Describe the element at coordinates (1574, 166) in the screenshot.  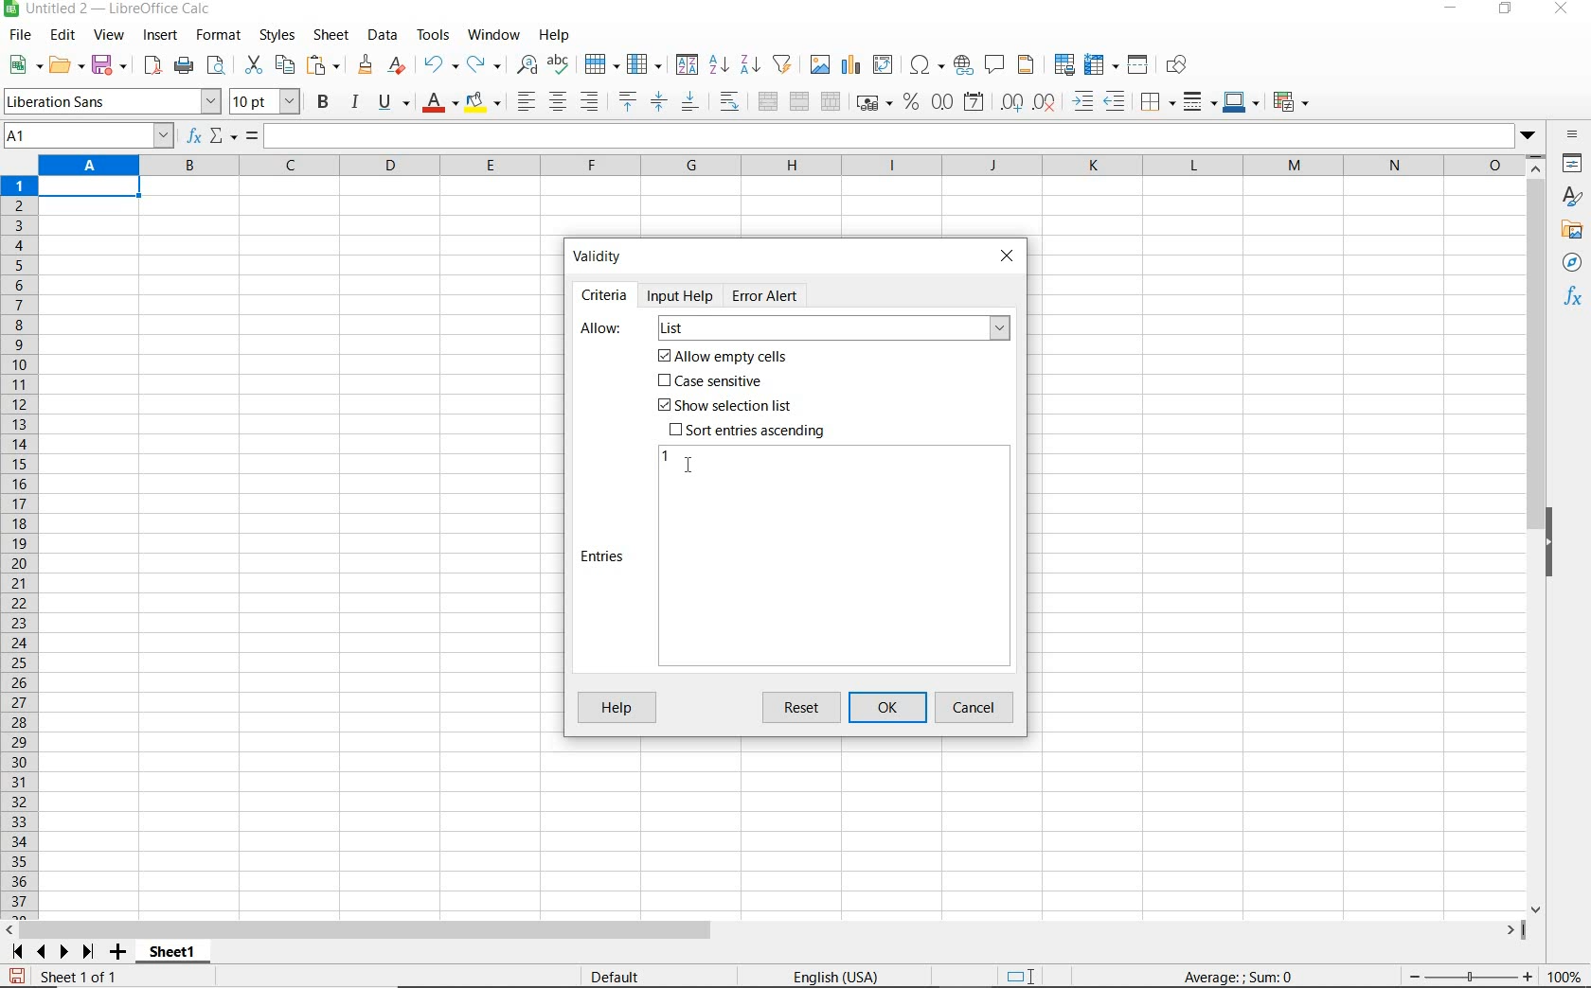
I see `properties` at that location.